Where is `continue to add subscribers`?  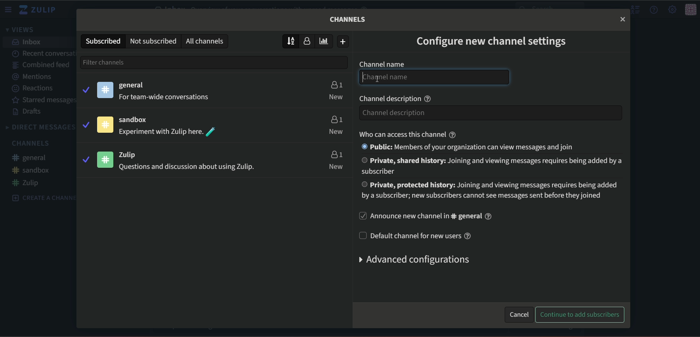 continue to add subscribers is located at coordinates (582, 315).